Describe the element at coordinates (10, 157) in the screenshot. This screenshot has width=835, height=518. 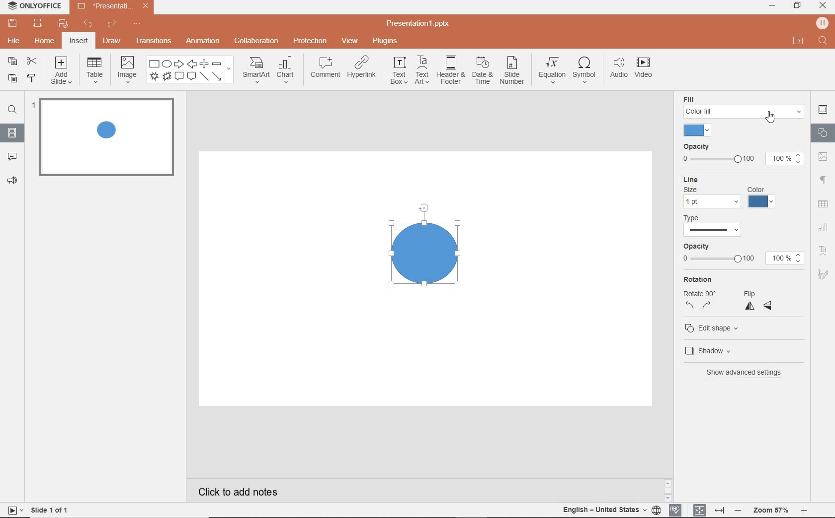
I see `comment` at that location.